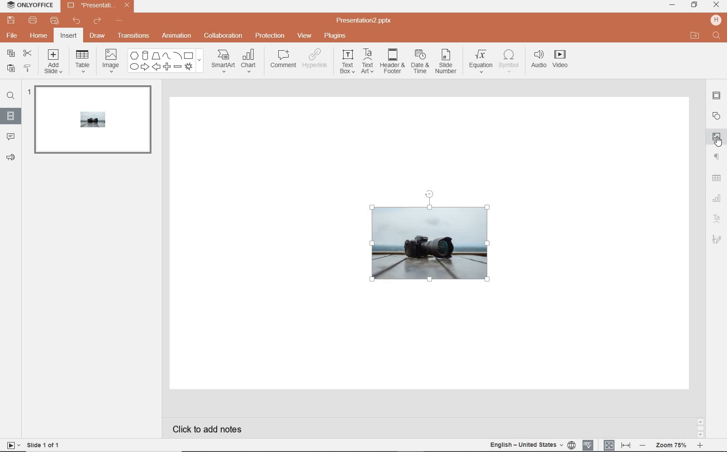 This screenshot has height=452, width=727. What do you see at coordinates (716, 178) in the screenshot?
I see `table settings` at bounding box center [716, 178].